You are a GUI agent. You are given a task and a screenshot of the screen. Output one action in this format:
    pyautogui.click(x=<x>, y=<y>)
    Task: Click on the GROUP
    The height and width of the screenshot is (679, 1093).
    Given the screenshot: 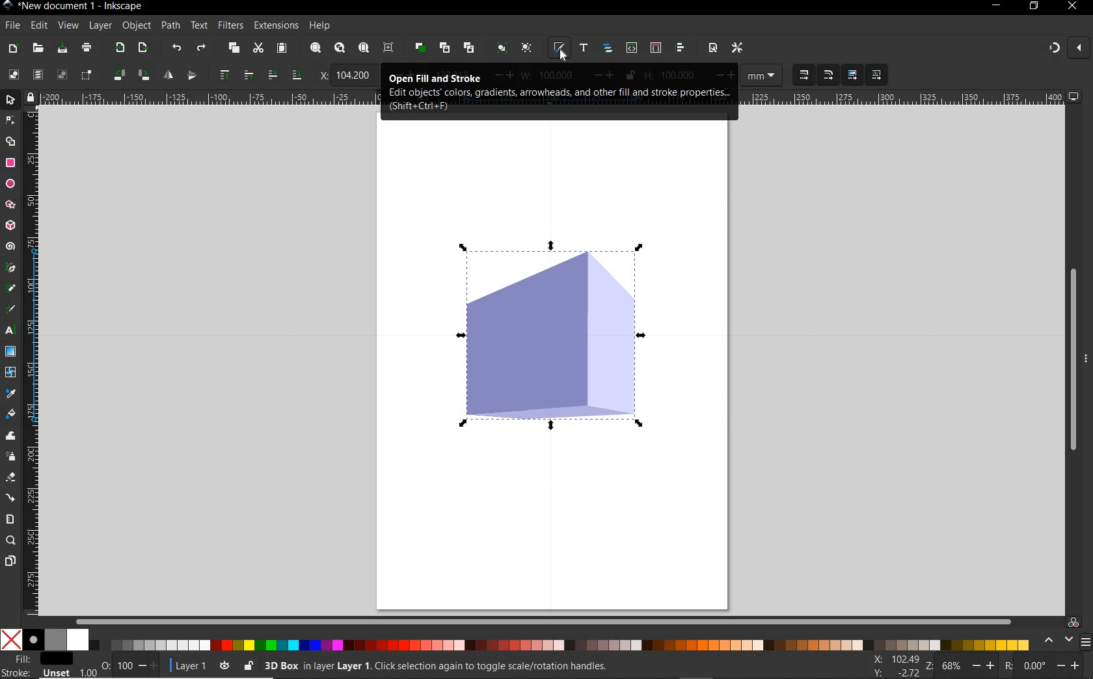 What is the action you would take?
    pyautogui.click(x=500, y=47)
    